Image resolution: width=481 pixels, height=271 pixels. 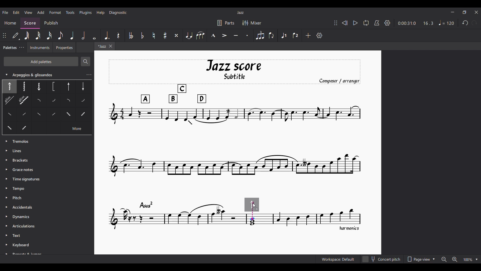 I want to click on Collapse, so click(x=7, y=75).